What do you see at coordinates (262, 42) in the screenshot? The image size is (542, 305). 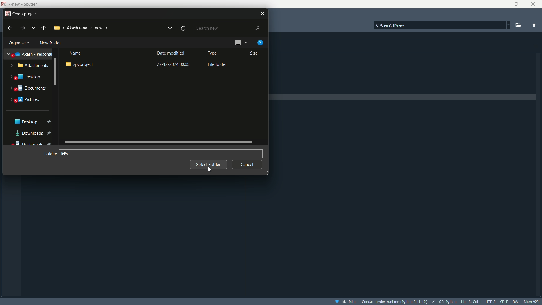 I see `help` at bounding box center [262, 42].